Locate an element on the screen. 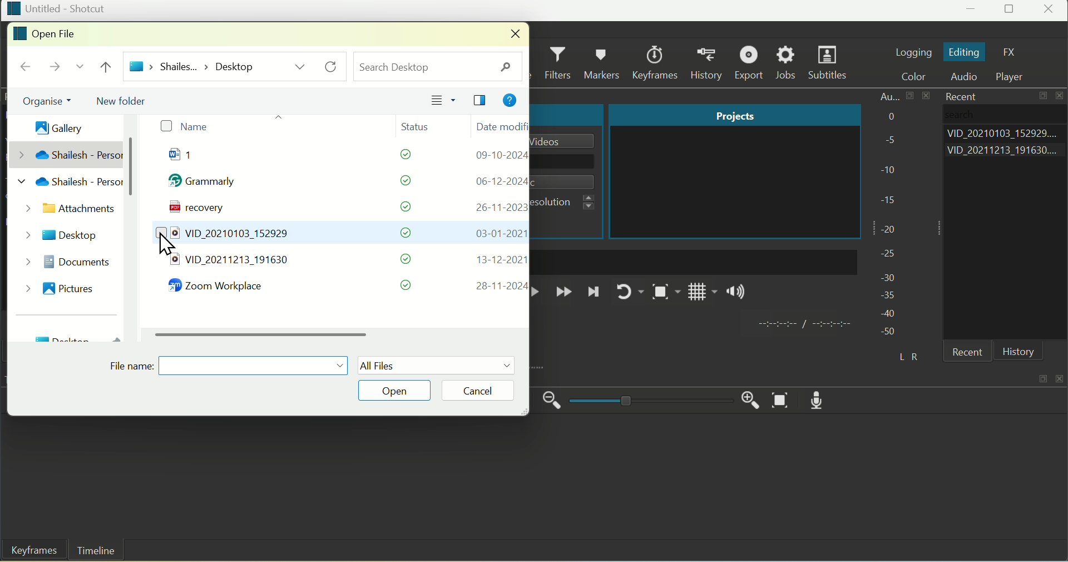 This screenshot has height=562, width=1068. Markers is located at coordinates (604, 62).